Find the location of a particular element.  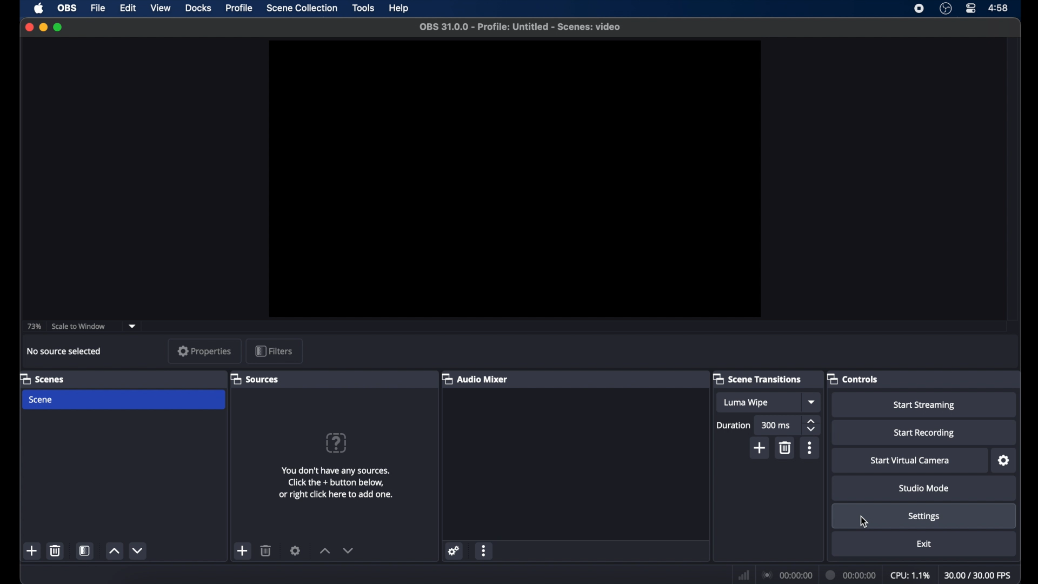

OBS 31.0.0 - Profile: Untitled - Scenes: video is located at coordinates (522, 26).